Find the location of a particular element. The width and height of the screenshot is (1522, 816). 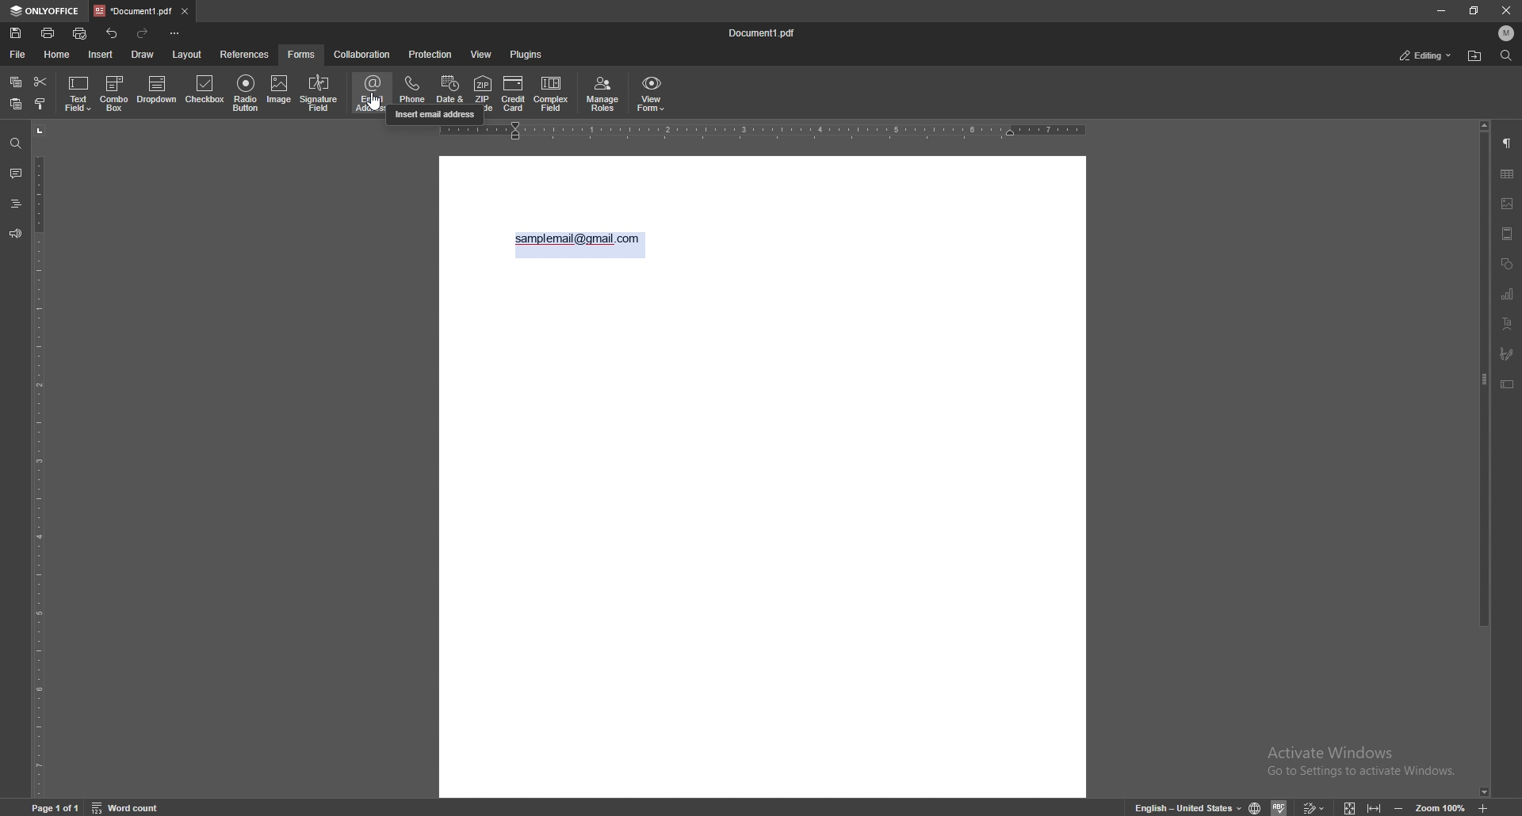

checkbox is located at coordinates (206, 90).